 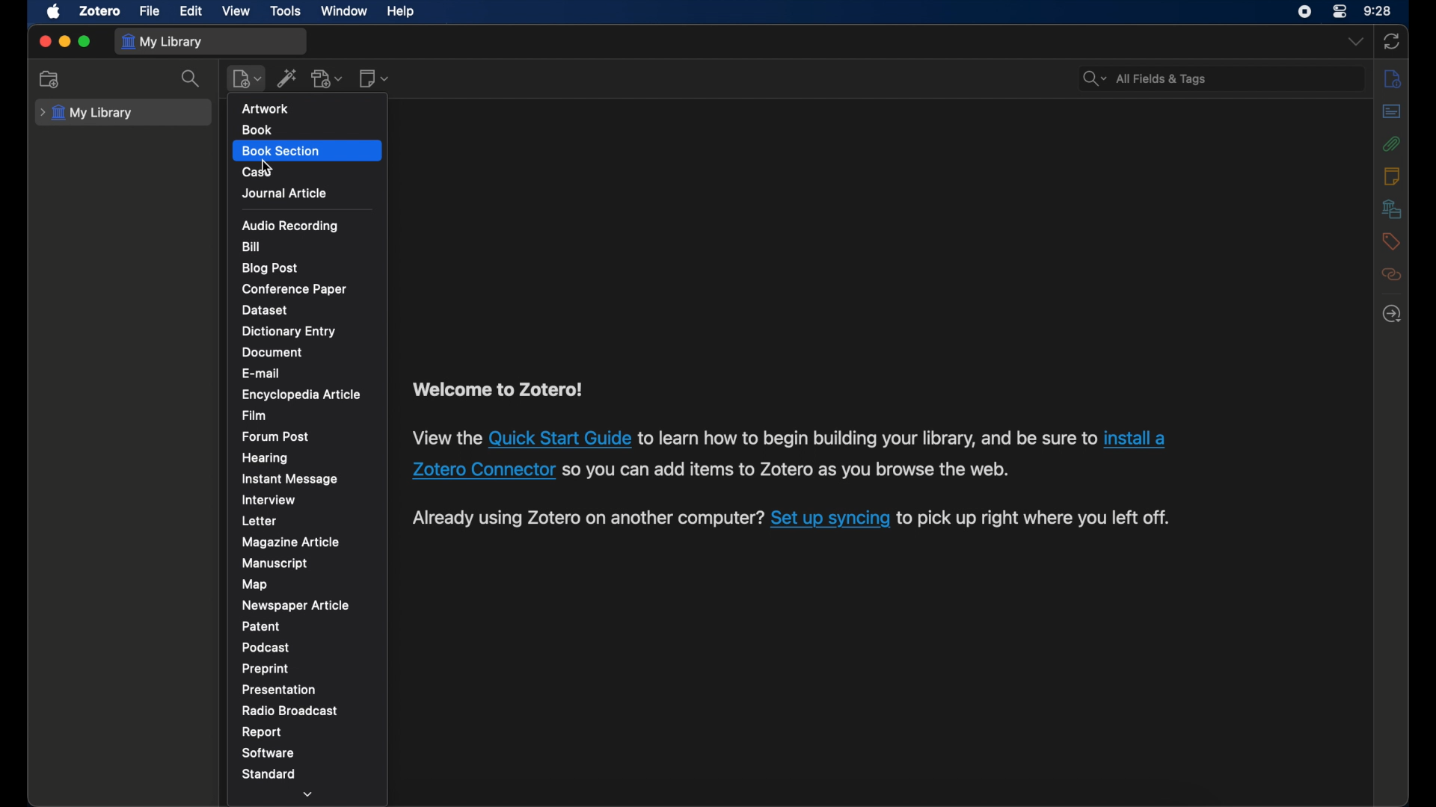 What do you see at coordinates (64, 41) in the screenshot?
I see `minimize` at bounding box center [64, 41].